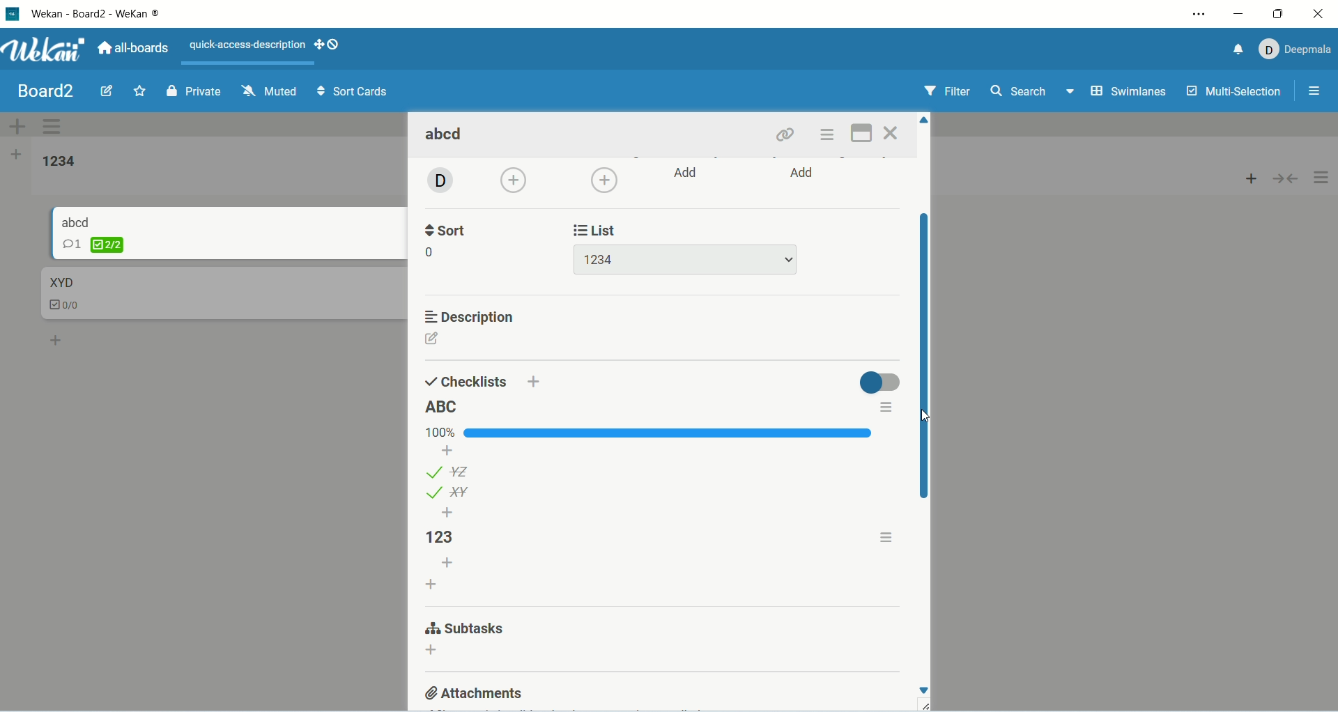 This screenshot has width=1338, height=712. I want to click on add checcklist, so click(433, 583).